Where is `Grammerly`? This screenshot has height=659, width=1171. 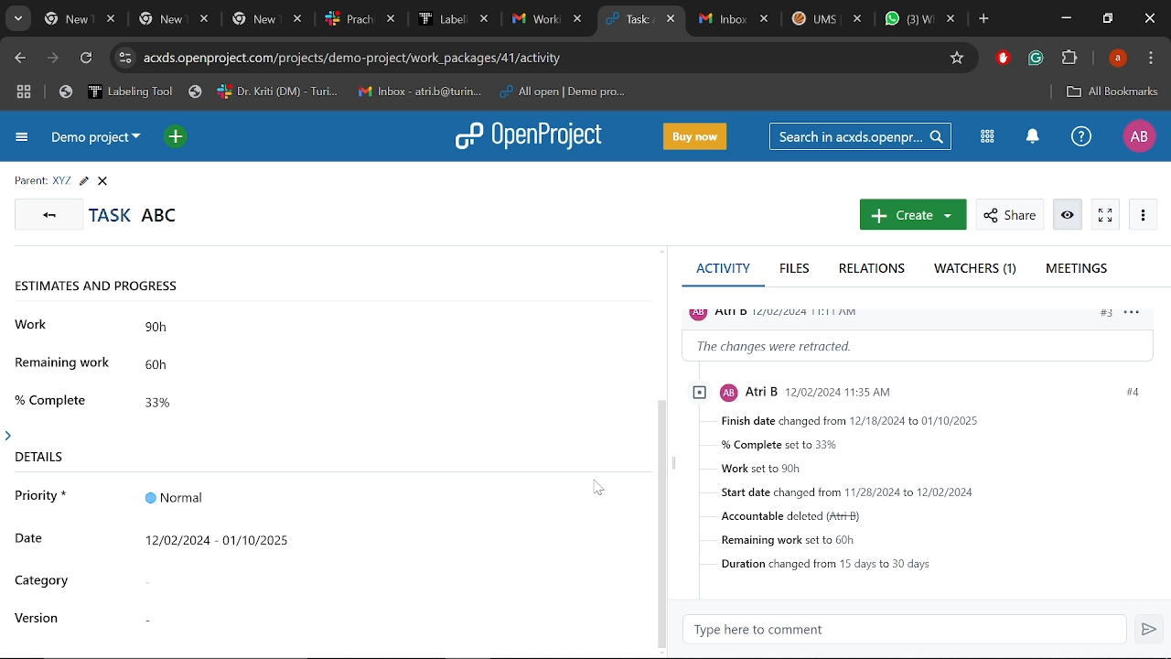
Grammerly is located at coordinates (1036, 59).